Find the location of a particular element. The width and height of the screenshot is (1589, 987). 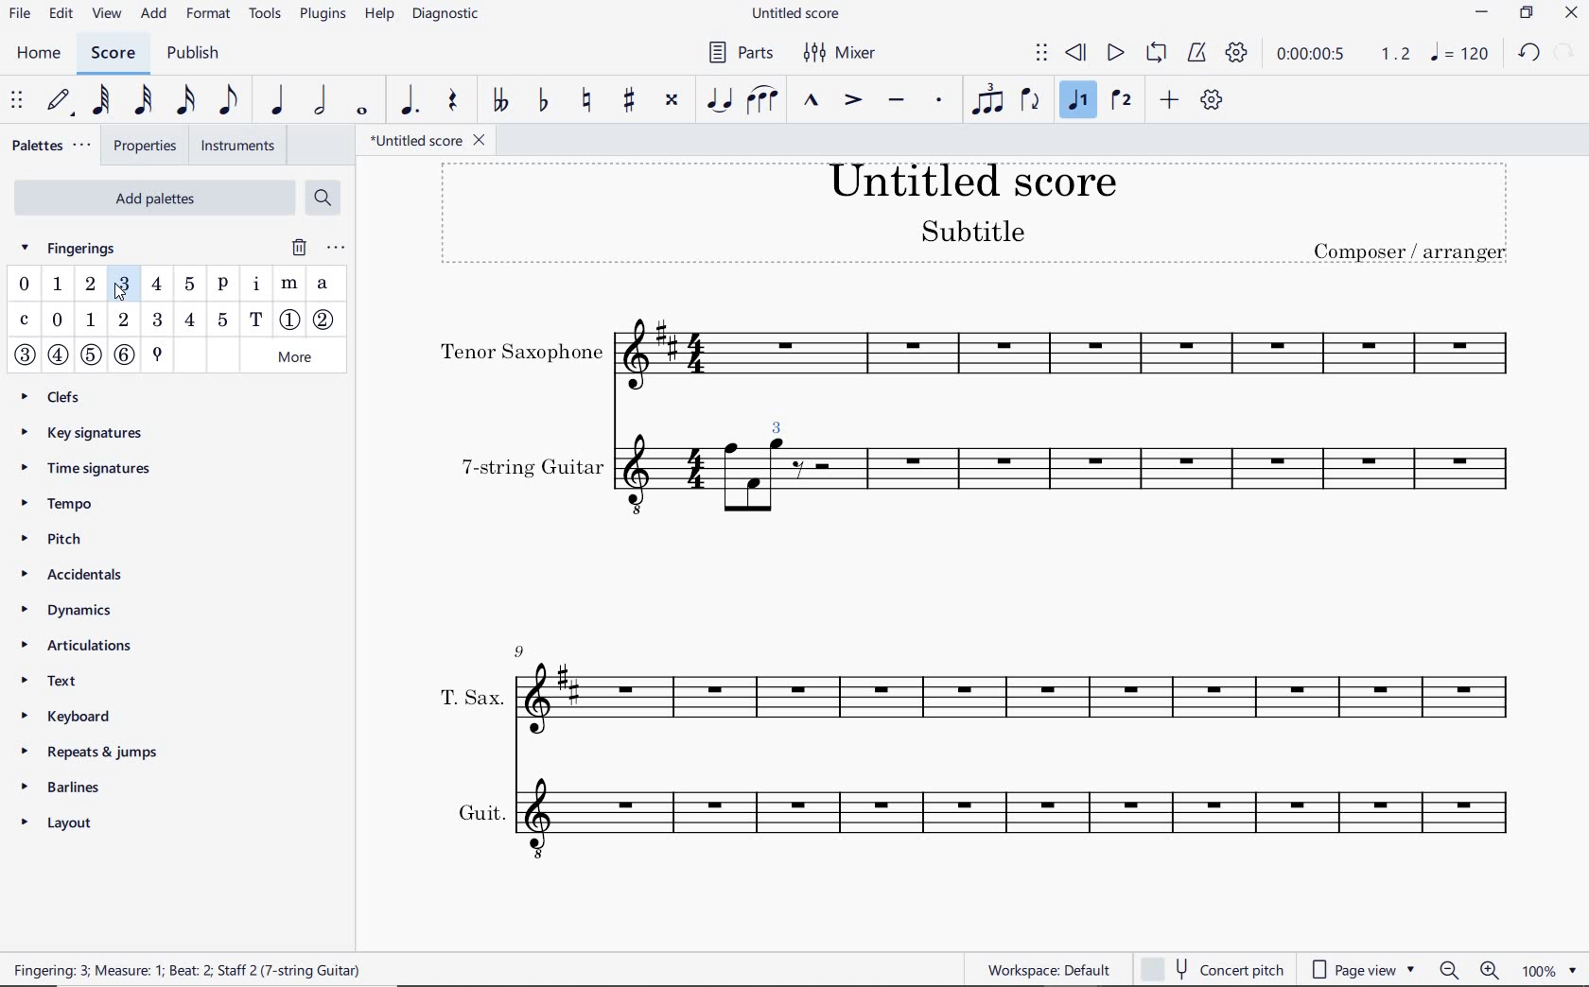

ACCENT is located at coordinates (854, 100).